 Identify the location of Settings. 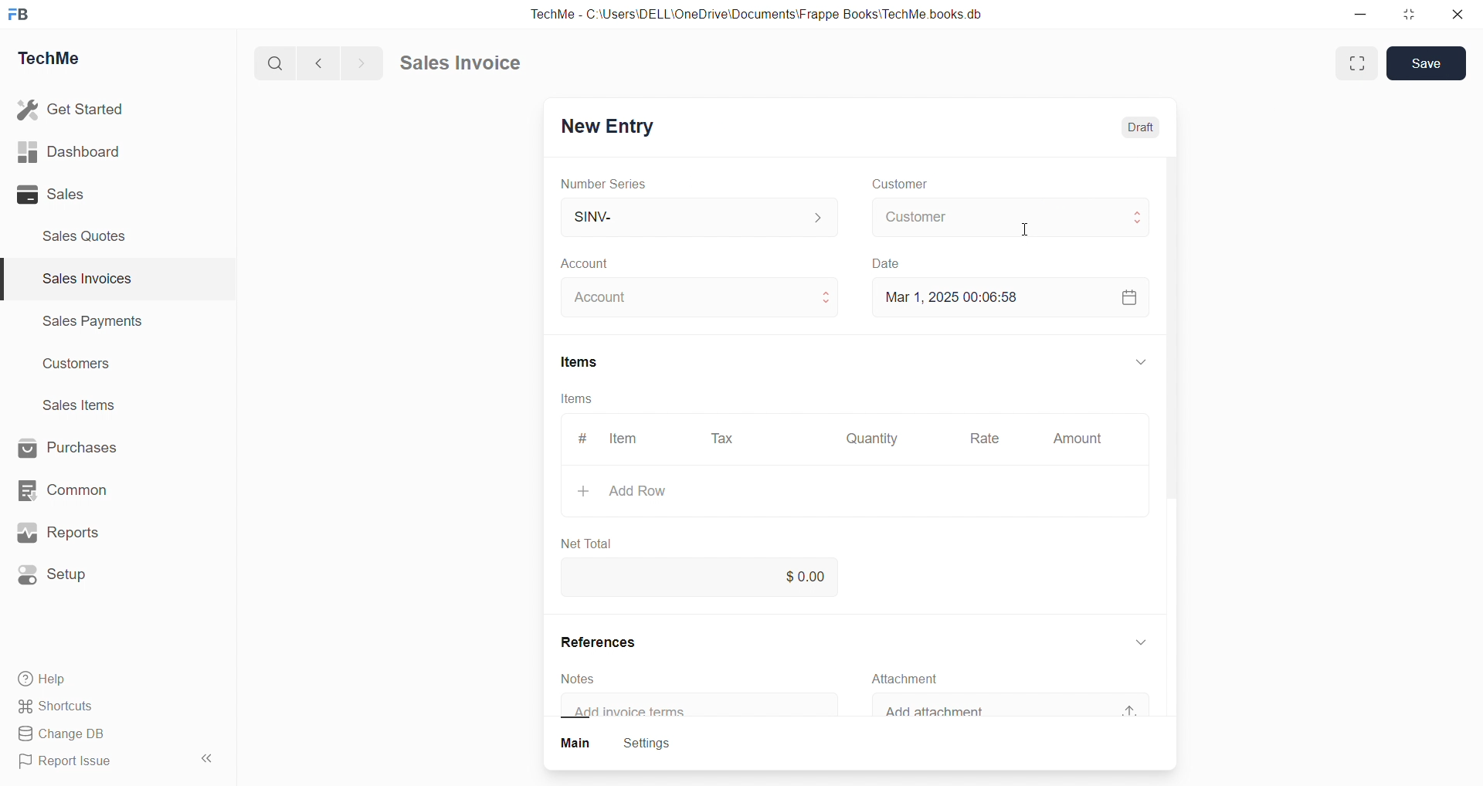
(657, 744).